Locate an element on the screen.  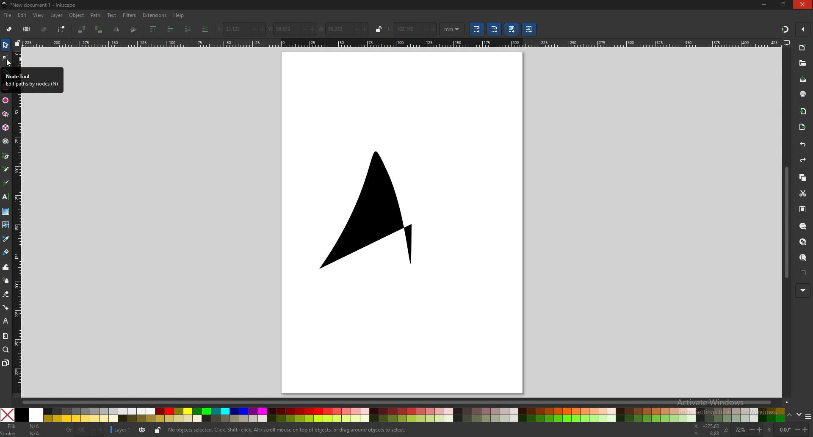
extensions is located at coordinates (155, 16).